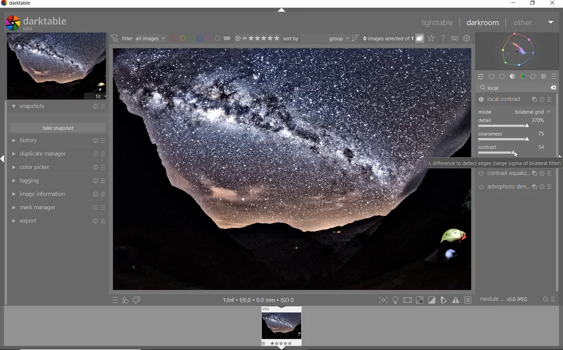  What do you see at coordinates (104, 221) in the screenshot?
I see `Reset` at bounding box center [104, 221].